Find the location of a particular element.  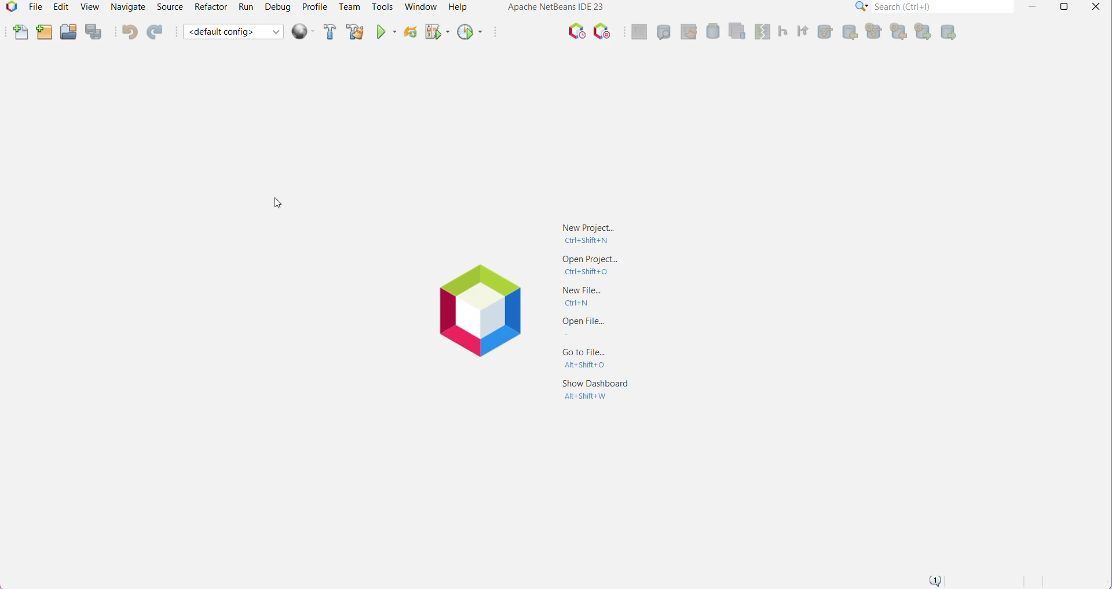

Help is located at coordinates (459, 7).